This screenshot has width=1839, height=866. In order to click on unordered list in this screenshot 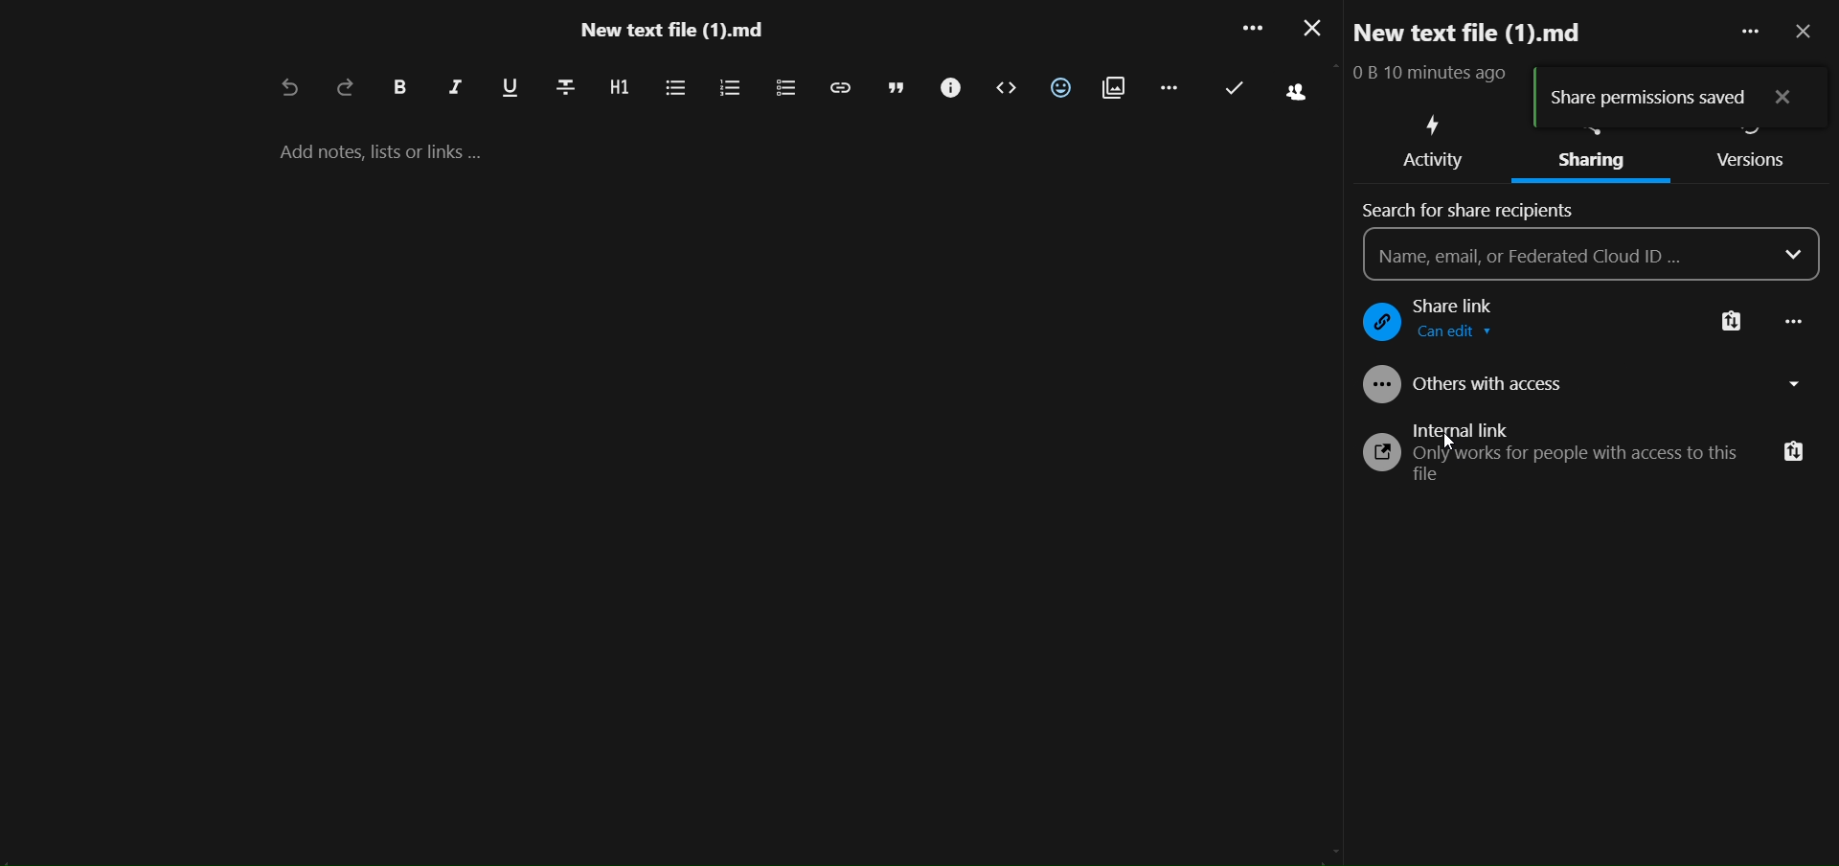, I will do `click(673, 88)`.